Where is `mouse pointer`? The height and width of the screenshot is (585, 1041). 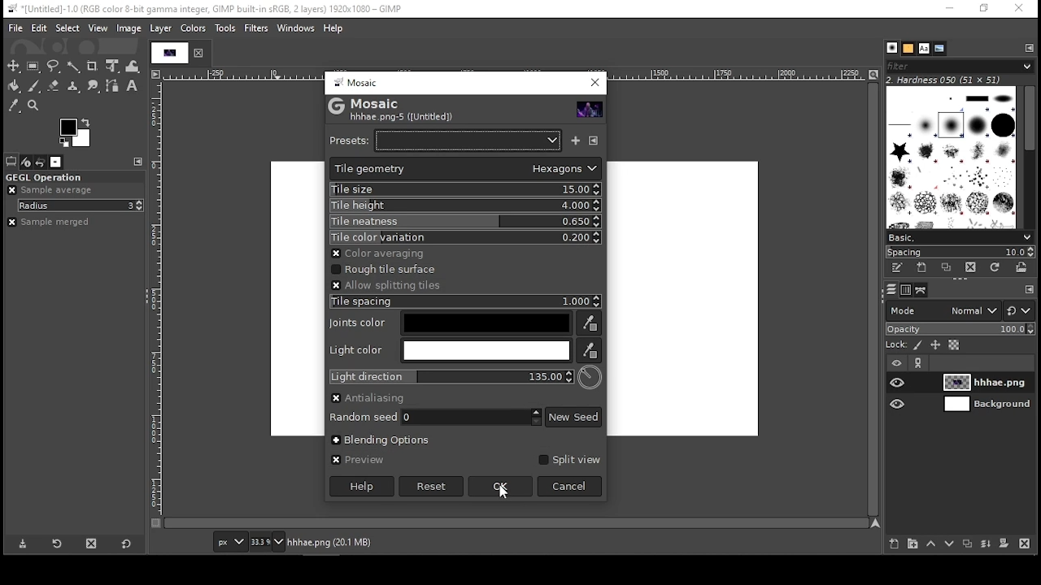 mouse pointer is located at coordinates (503, 492).